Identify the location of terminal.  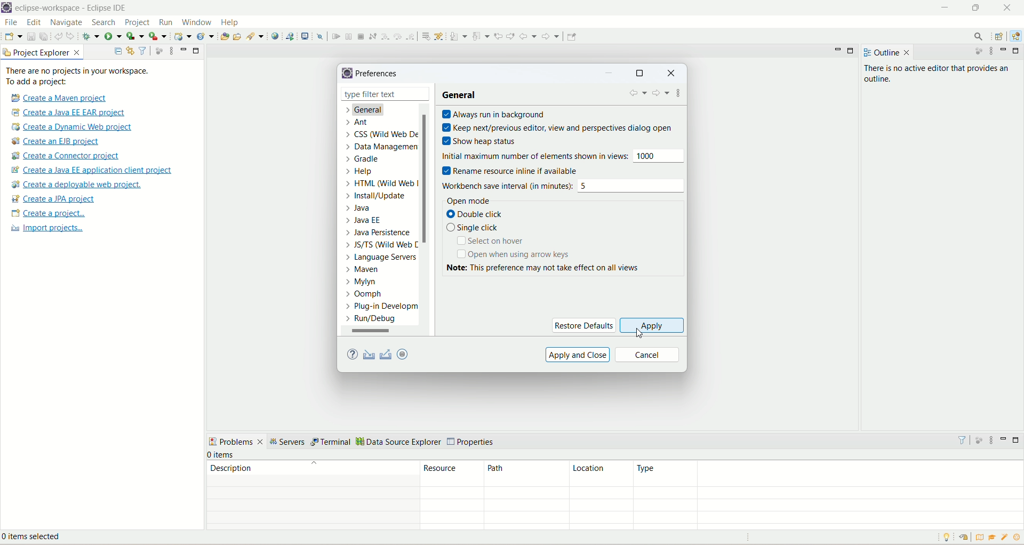
(332, 443).